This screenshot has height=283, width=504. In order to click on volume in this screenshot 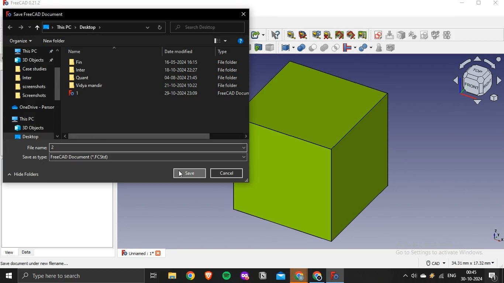, I will do `click(414, 276)`.